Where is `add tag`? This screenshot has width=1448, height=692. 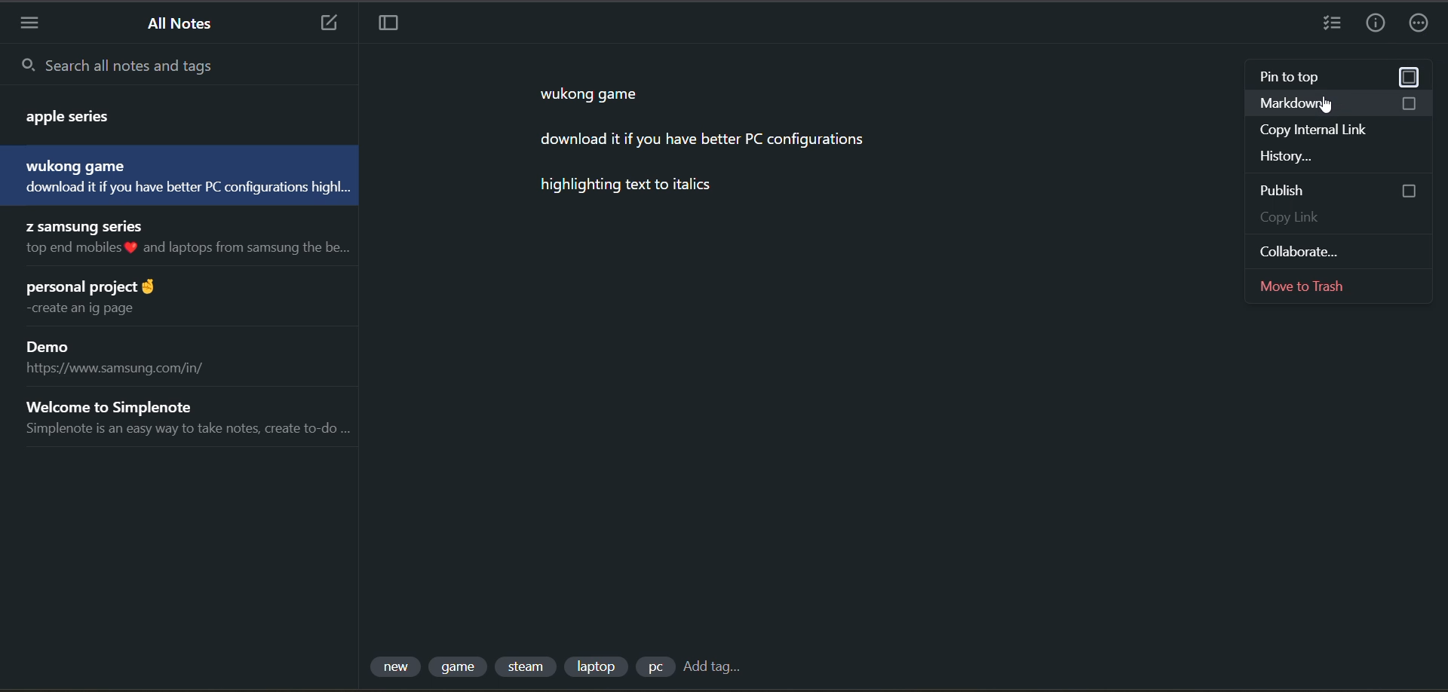 add tag is located at coordinates (711, 669).